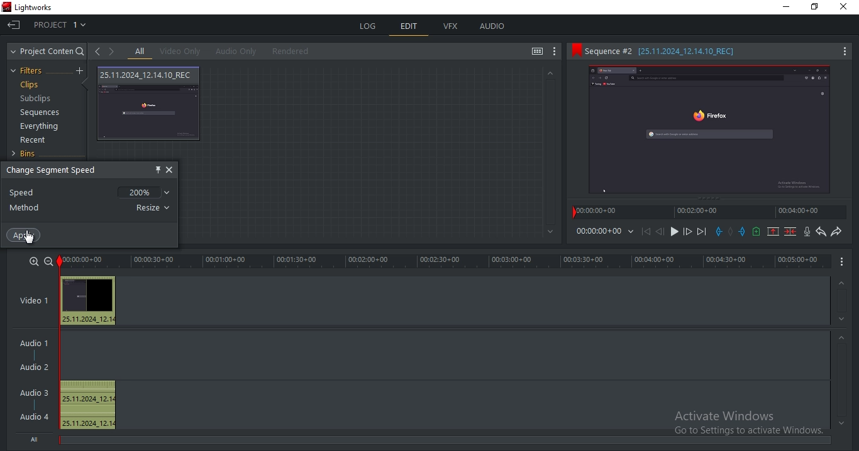 The width and height of the screenshot is (859, 451). What do you see at coordinates (687, 232) in the screenshot?
I see `nudge one frame forward` at bounding box center [687, 232].